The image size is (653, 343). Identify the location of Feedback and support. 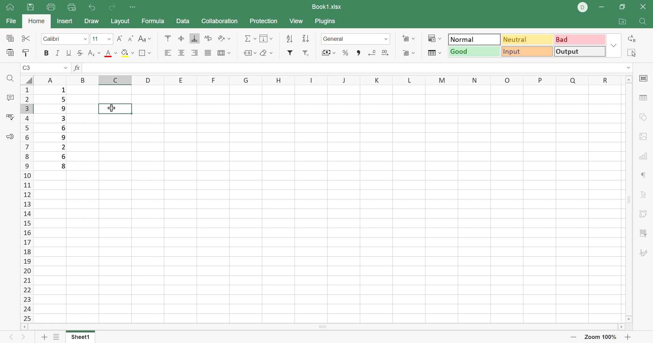
(12, 136).